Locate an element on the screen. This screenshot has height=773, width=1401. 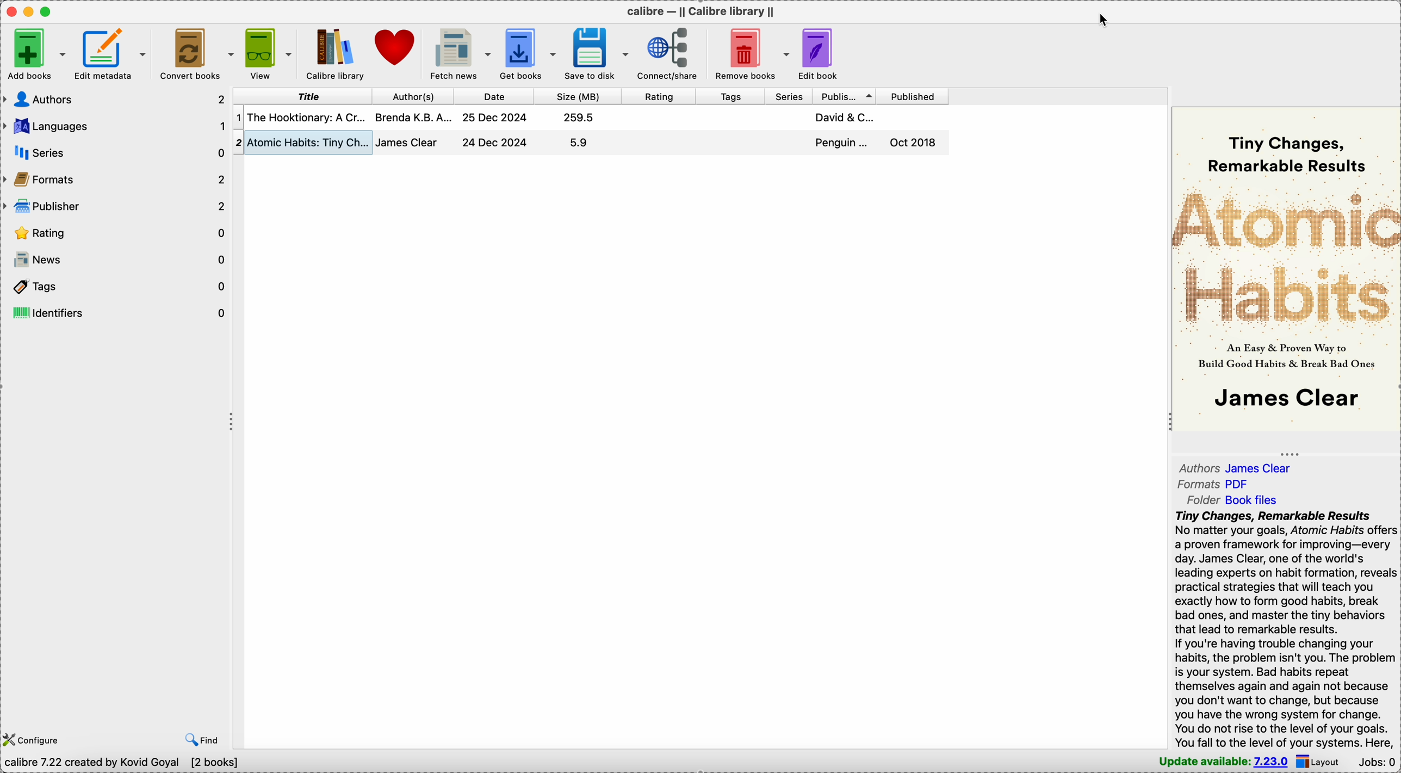
update available: 7.23.0 is located at coordinates (1221, 762).